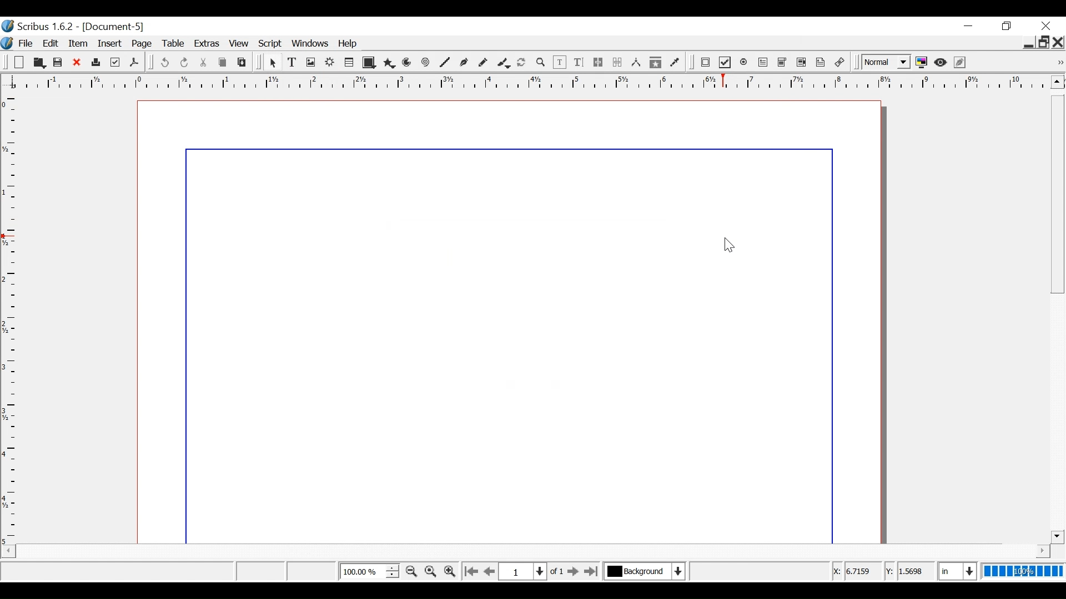 The image size is (1066, 599). I want to click on Unlink text frame, so click(617, 63).